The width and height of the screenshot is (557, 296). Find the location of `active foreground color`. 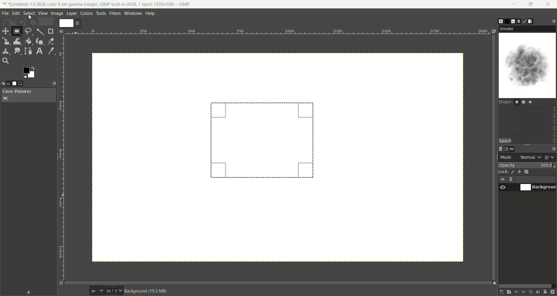

active foreground color is located at coordinates (29, 72).